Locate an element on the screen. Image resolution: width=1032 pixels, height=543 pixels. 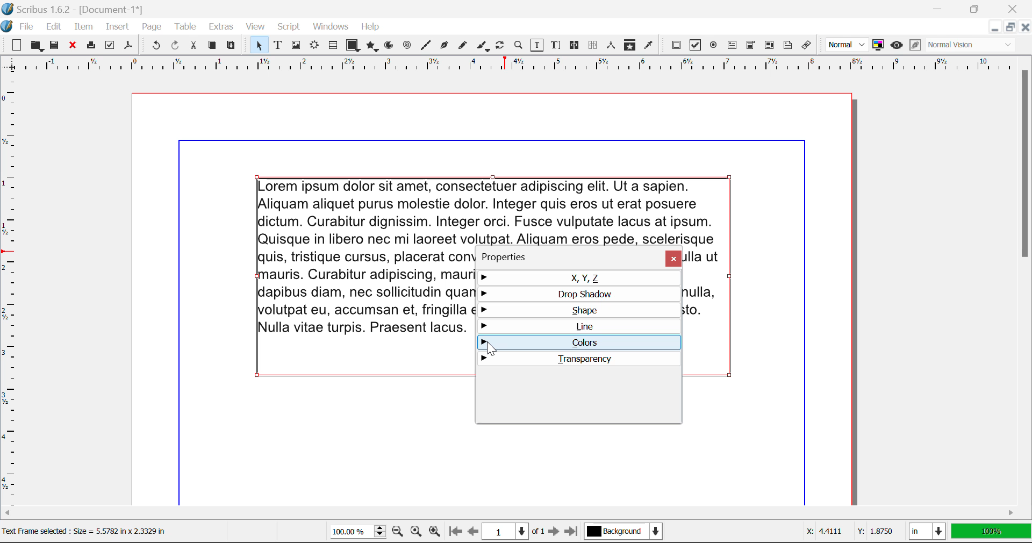
Freehand is located at coordinates (463, 48).